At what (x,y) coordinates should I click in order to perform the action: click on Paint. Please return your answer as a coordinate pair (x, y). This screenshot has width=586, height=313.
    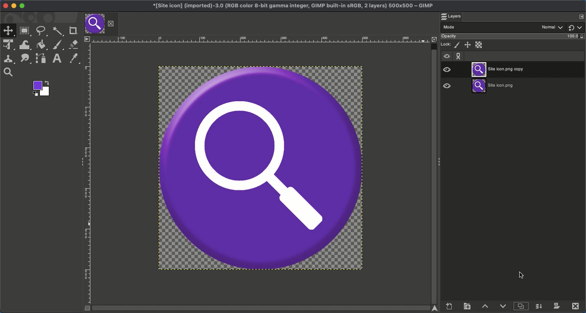
    Looking at the image, I should click on (58, 45).